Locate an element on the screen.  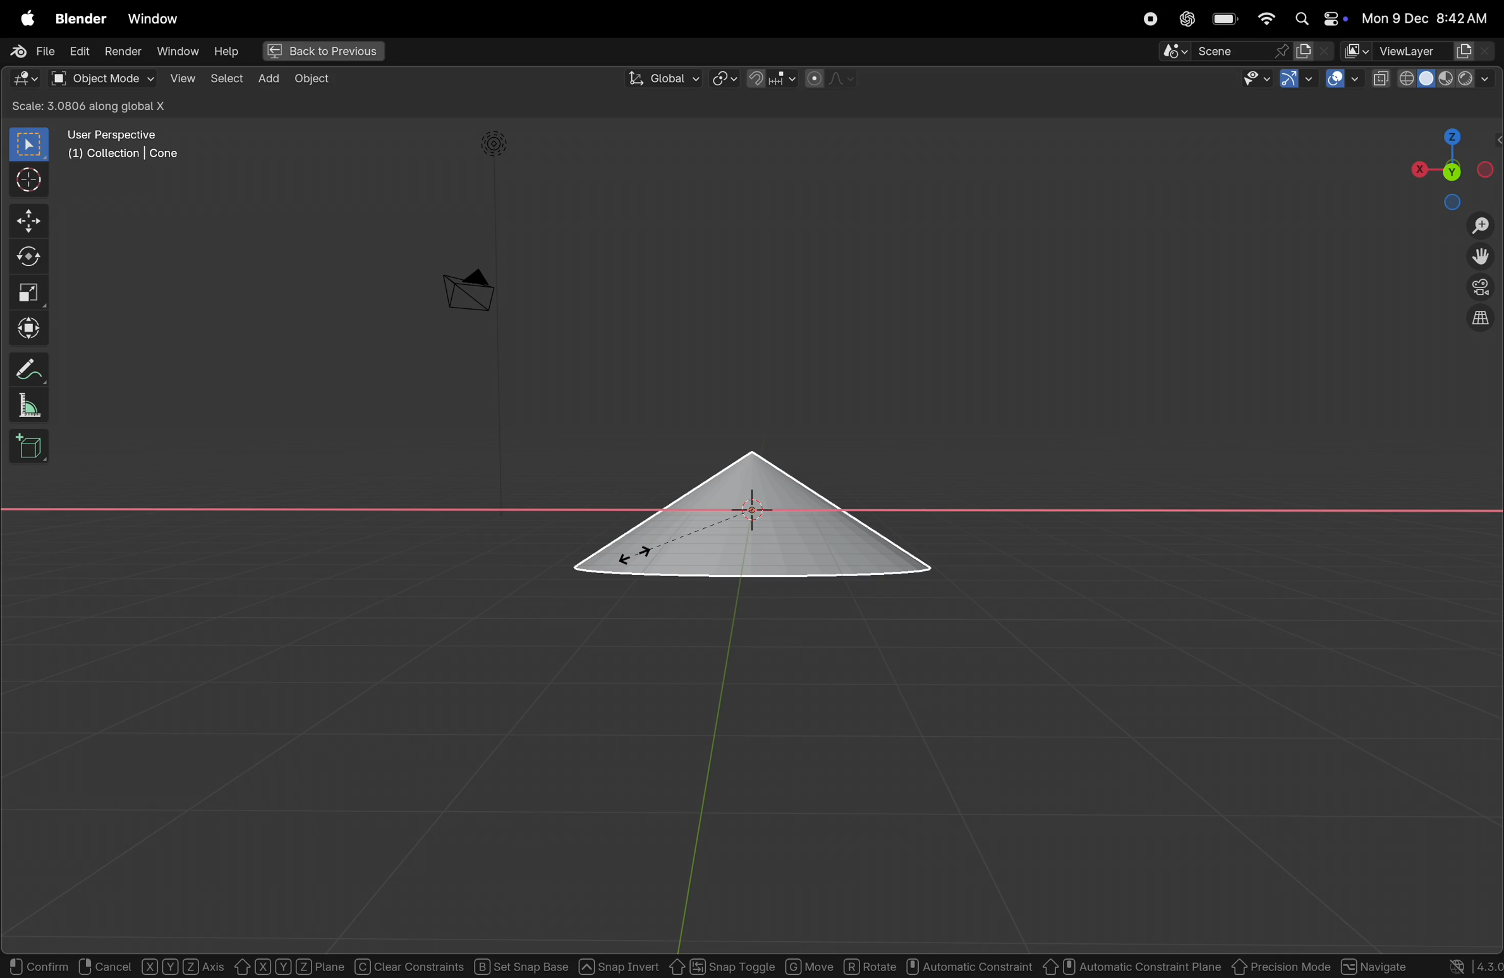
apple menu is located at coordinates (25, 15).